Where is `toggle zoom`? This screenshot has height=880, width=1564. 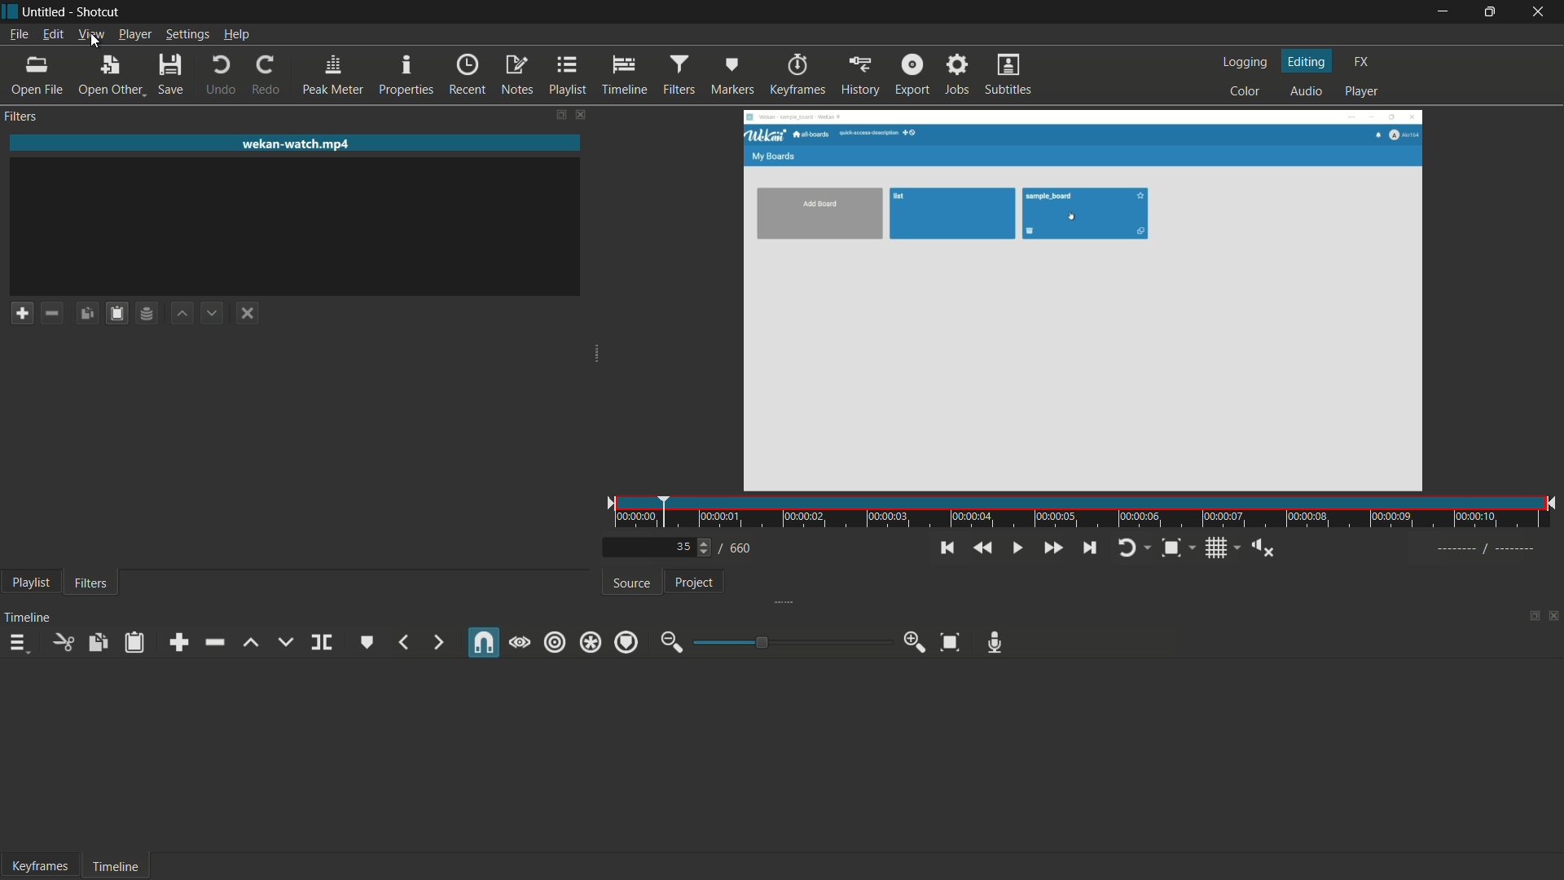 toggle zoom is located at coordinates (1175, 549).